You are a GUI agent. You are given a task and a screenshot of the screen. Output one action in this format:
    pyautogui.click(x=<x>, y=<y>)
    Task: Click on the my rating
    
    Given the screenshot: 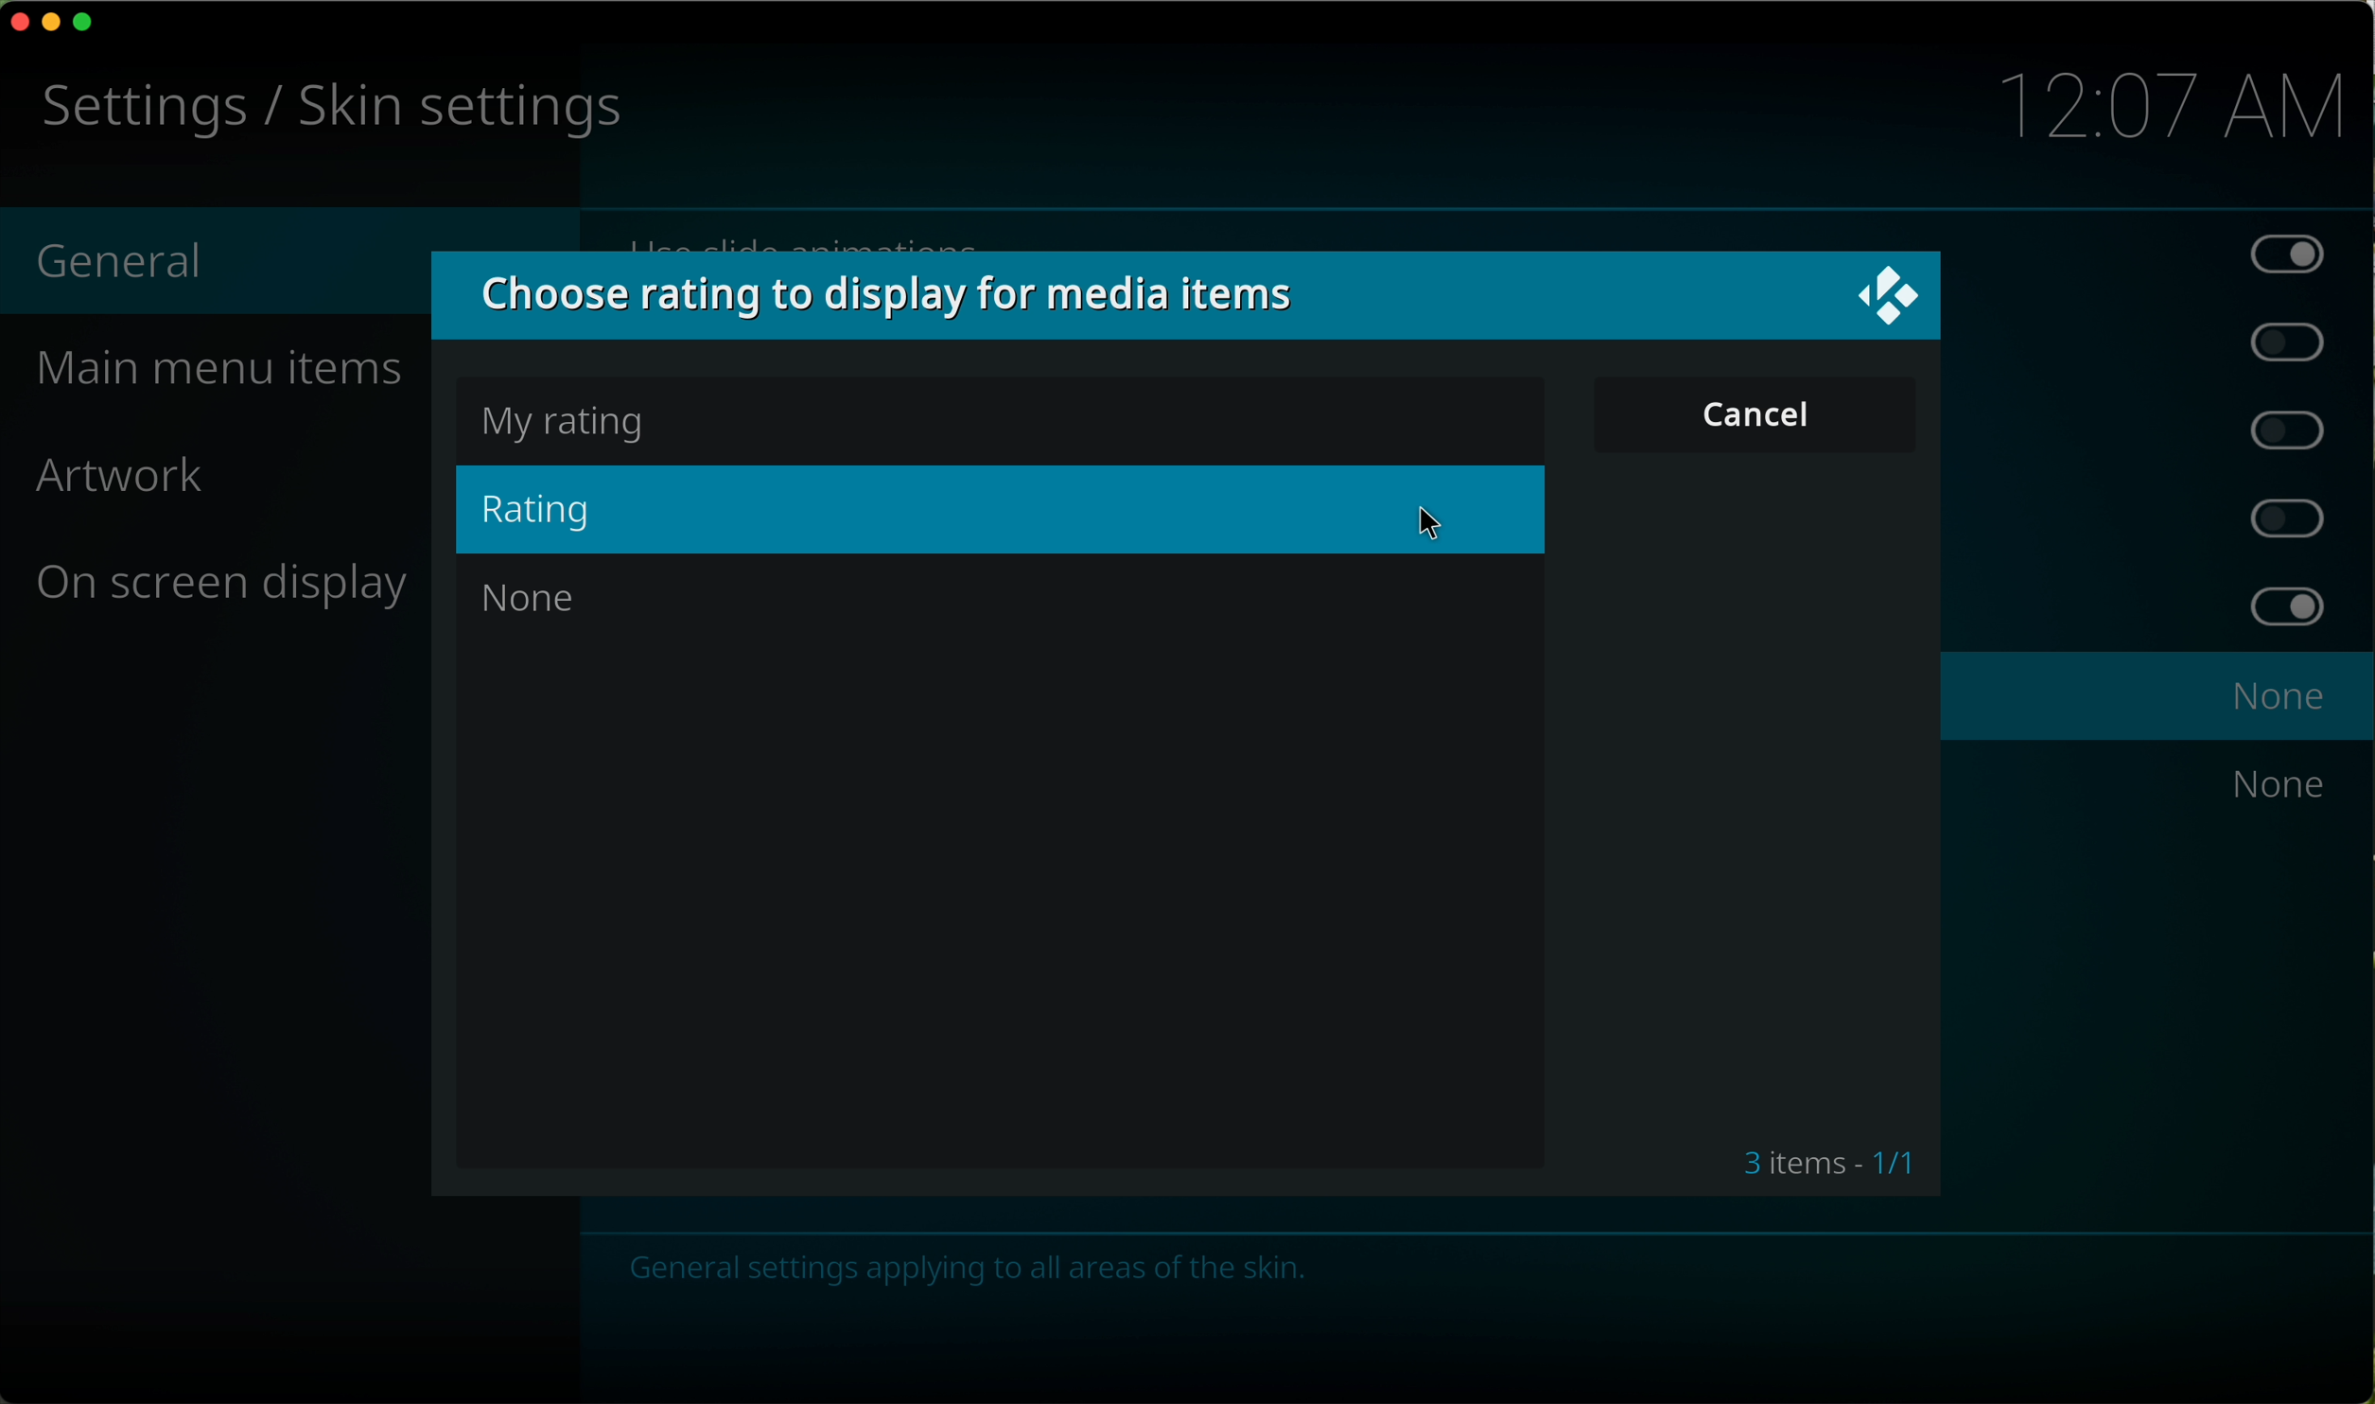 What is the action you would take?
    pyautogui.click(x=569, y=417)
    